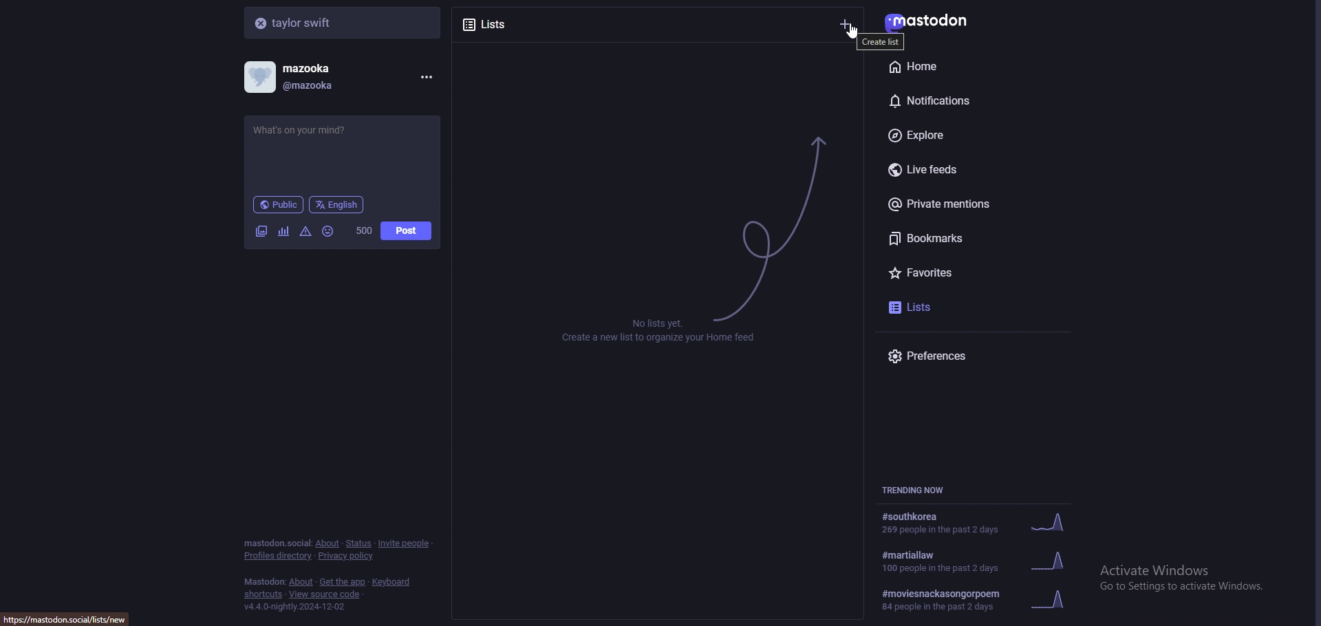 This screenshot has height=626, width=1321. Describe the element at coordinates (278, 204) in the screenshot. I see `audience` at that location.